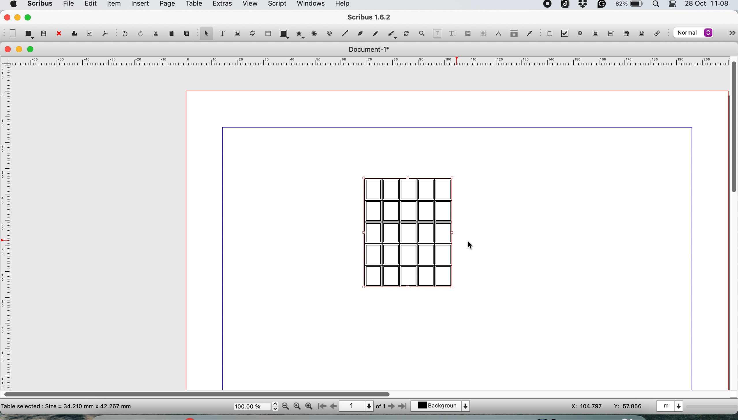 The width and height of the screenshot is (738, 420). What do you see at coordinates (104, 33) in the screenshot?
I see `save as pdf` at bounding box center [104, 33].